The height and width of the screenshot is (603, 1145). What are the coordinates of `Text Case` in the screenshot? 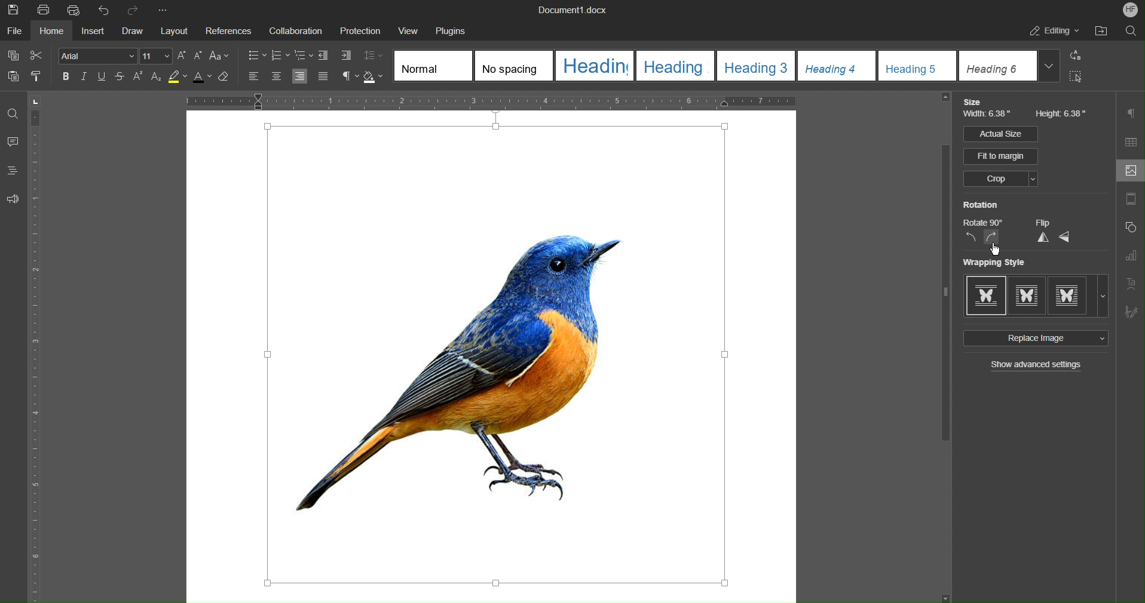 It's located at (219, 57).